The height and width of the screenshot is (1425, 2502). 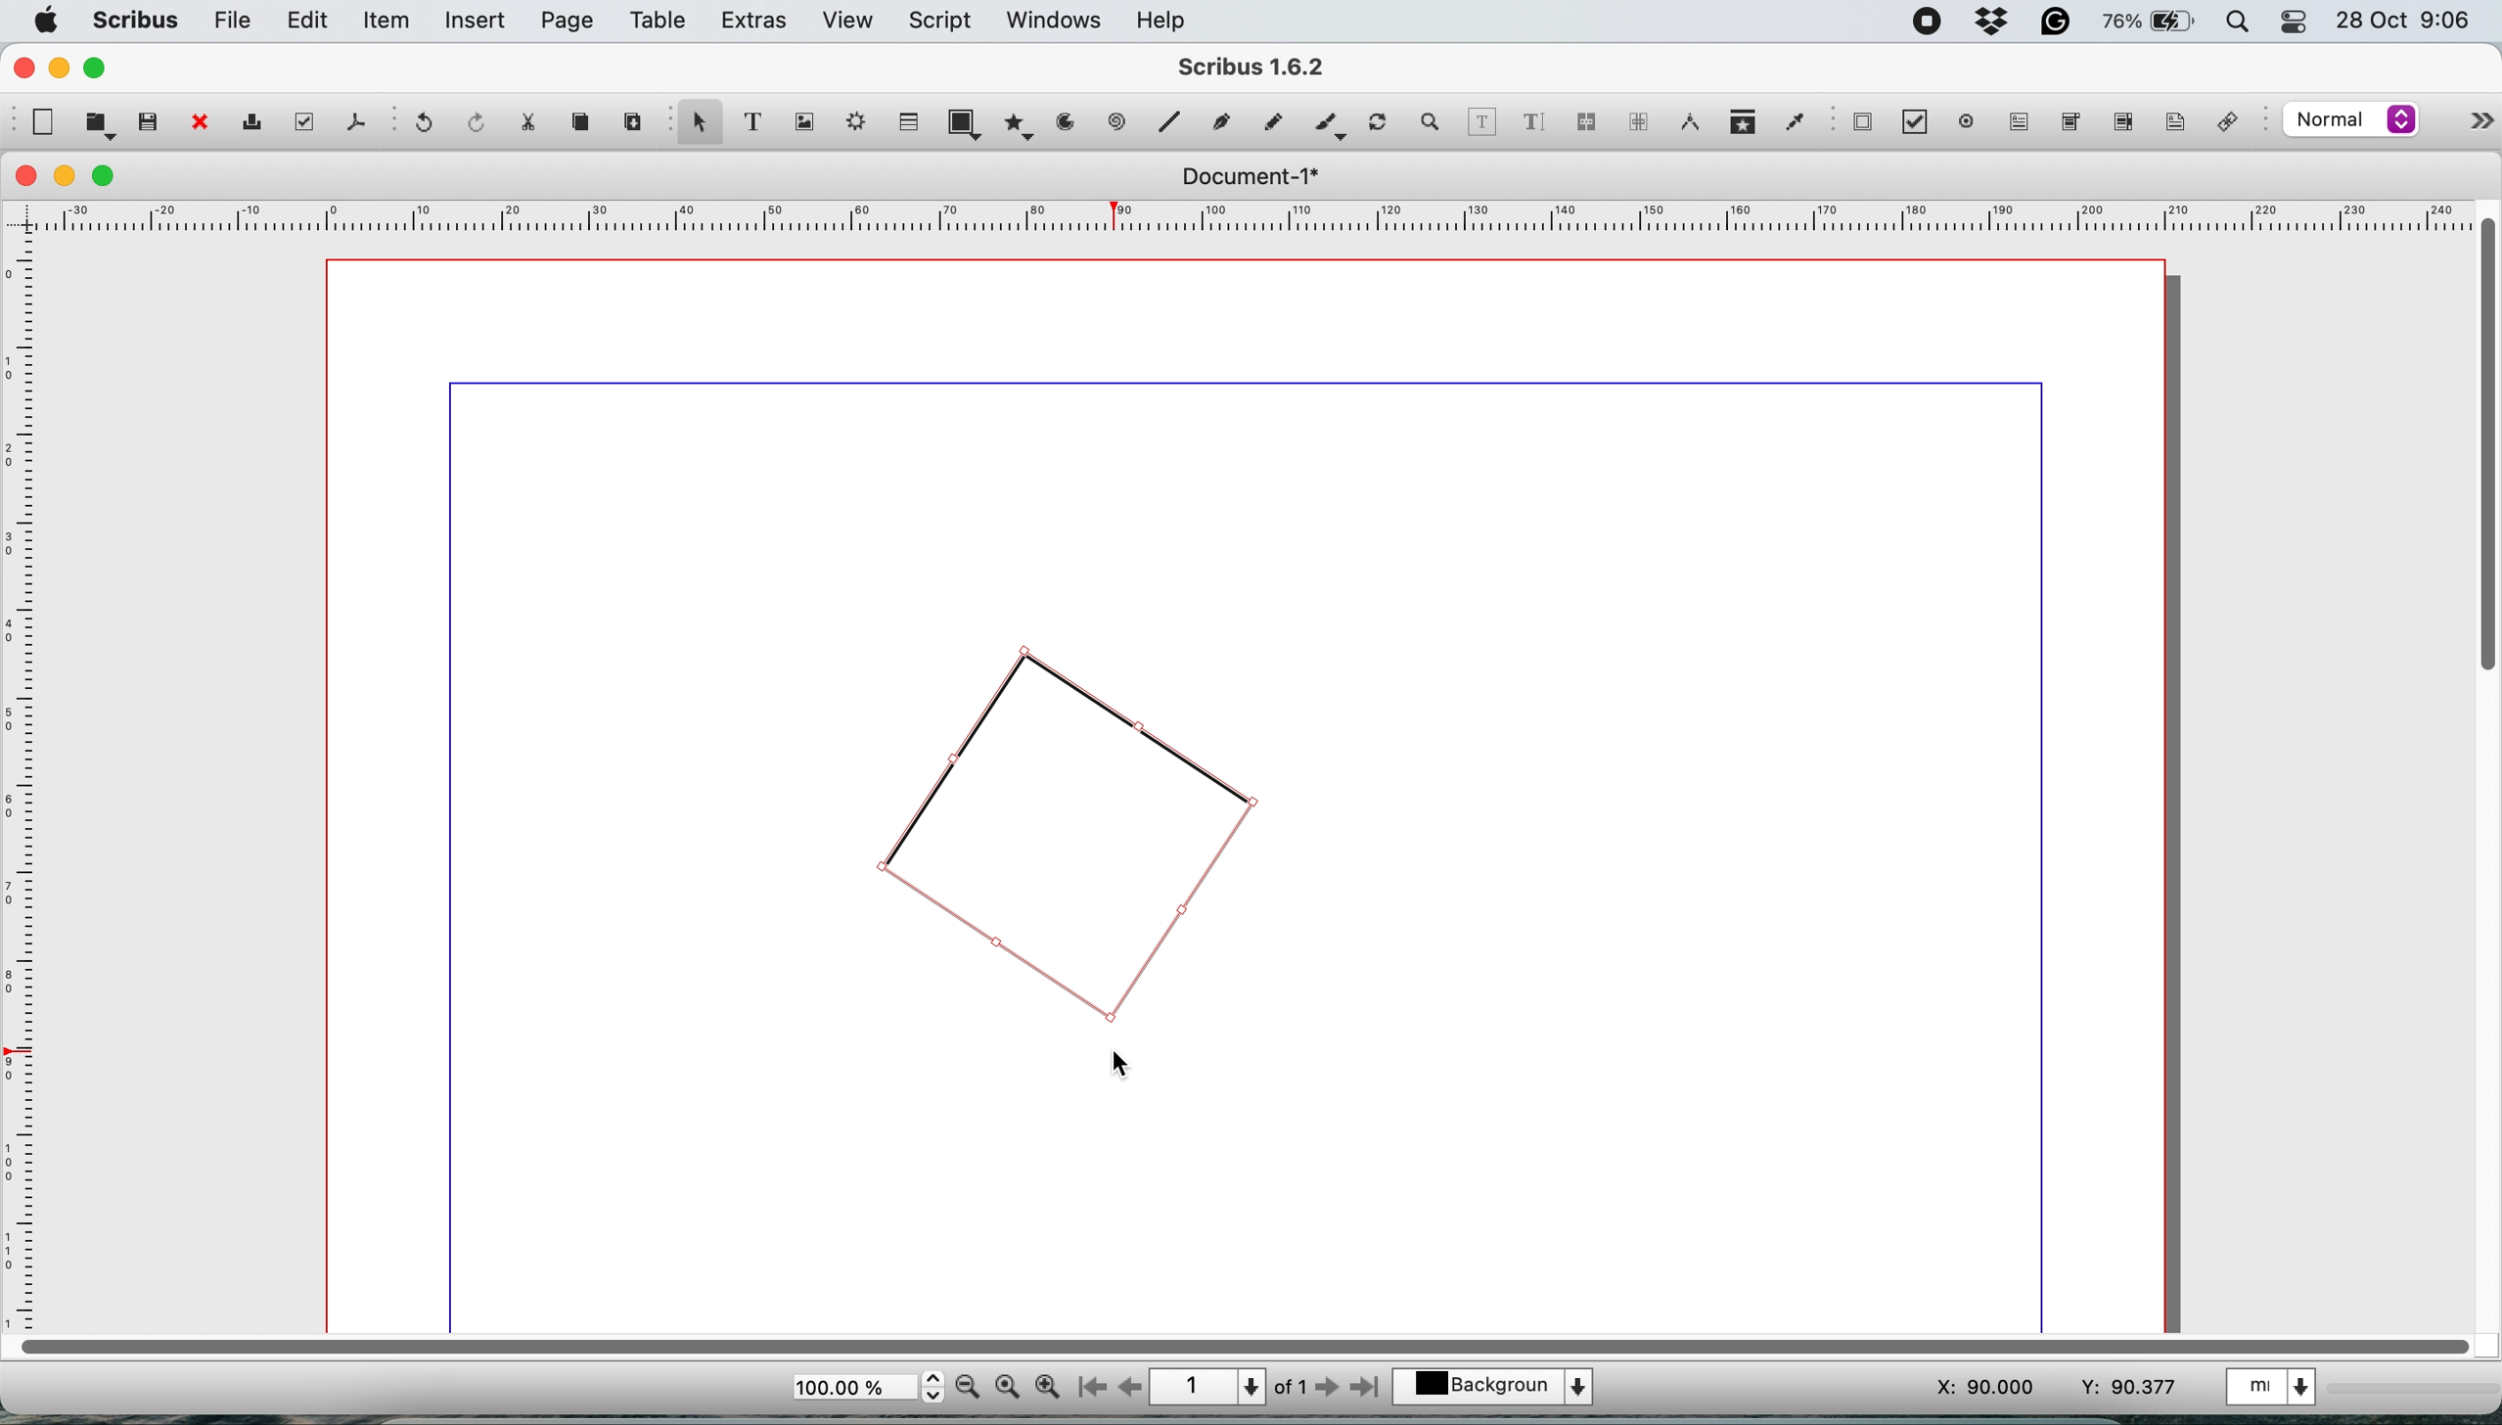 What do you see at coordinates (1173, 124) in the screenshot?
I see `spiral` at bounding box center [1173, 124].